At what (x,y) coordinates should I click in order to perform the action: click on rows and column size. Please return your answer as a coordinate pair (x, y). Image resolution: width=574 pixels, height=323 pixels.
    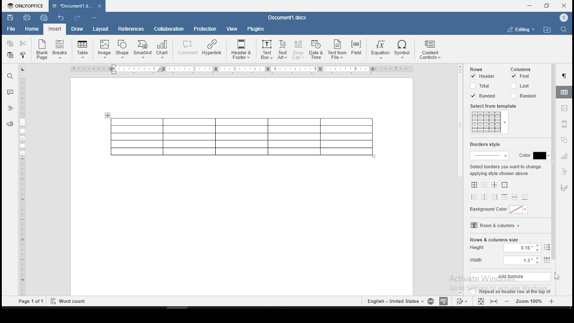
    Looking at the image, I should click on (495, 240).